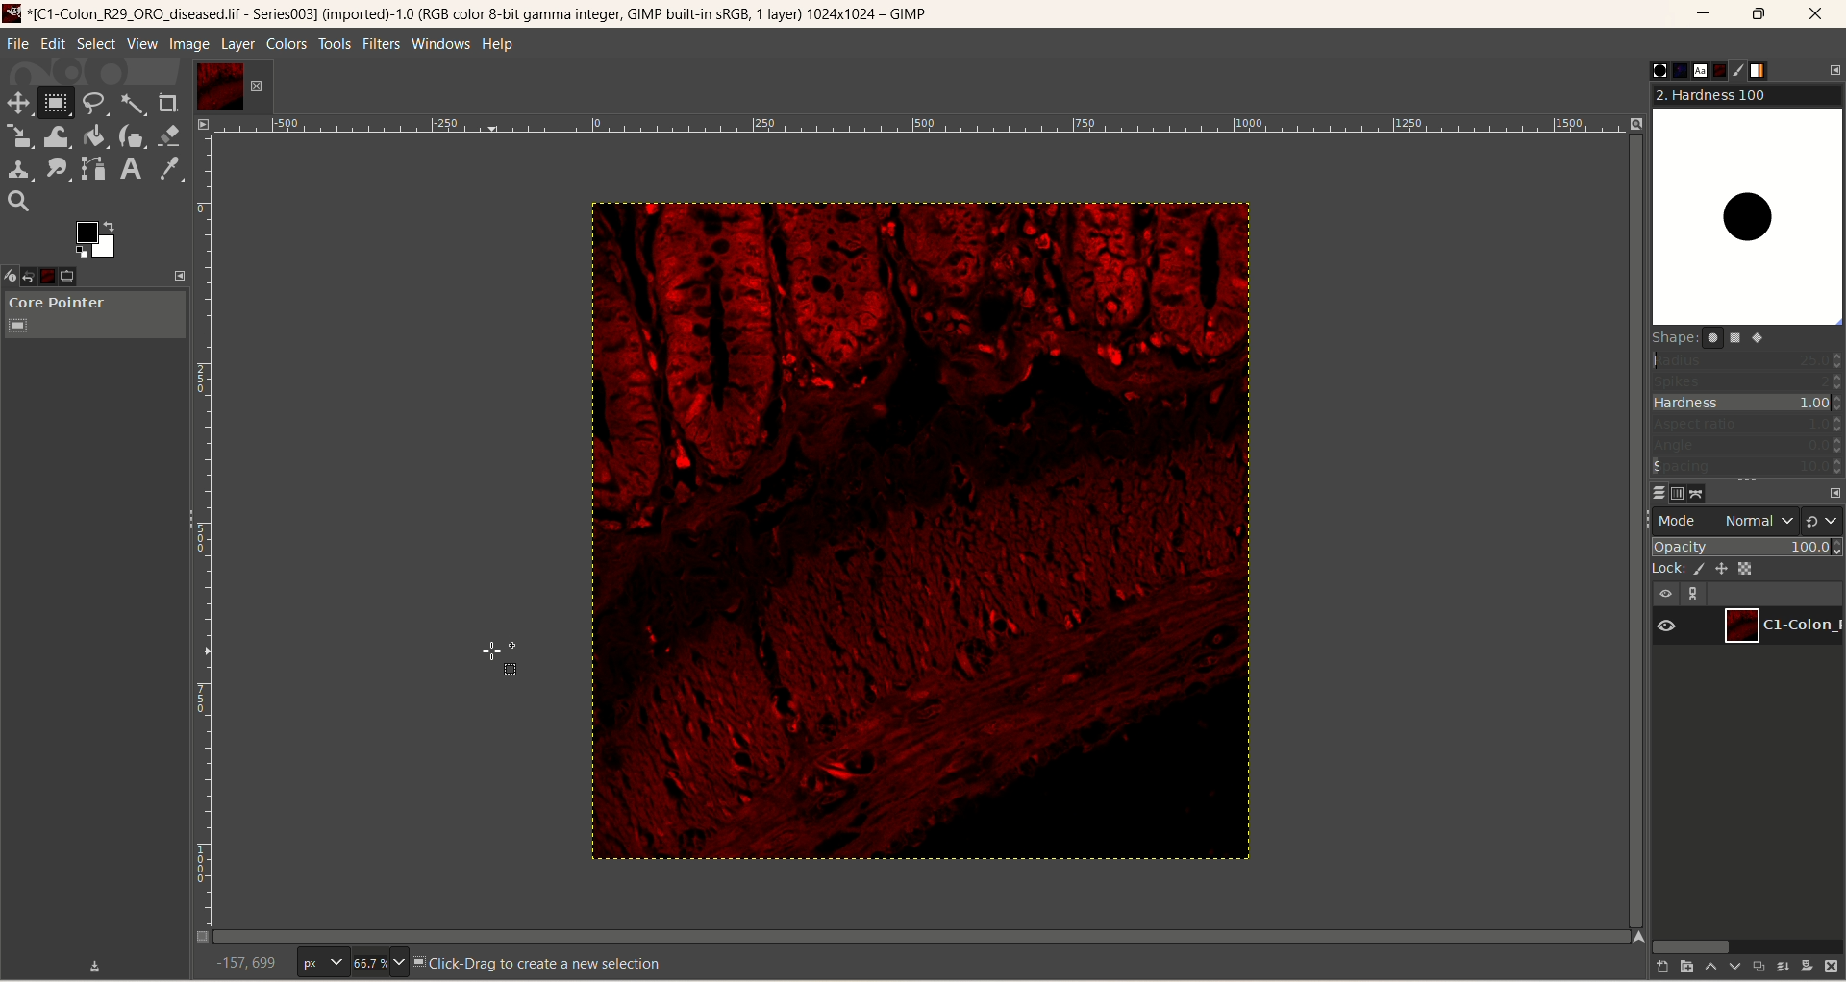 Image resolution: width=1846 pixels, height=982 pixels. Describe the element at coordinates (232, 86) in the screenshot. I see `layer1` at that location.